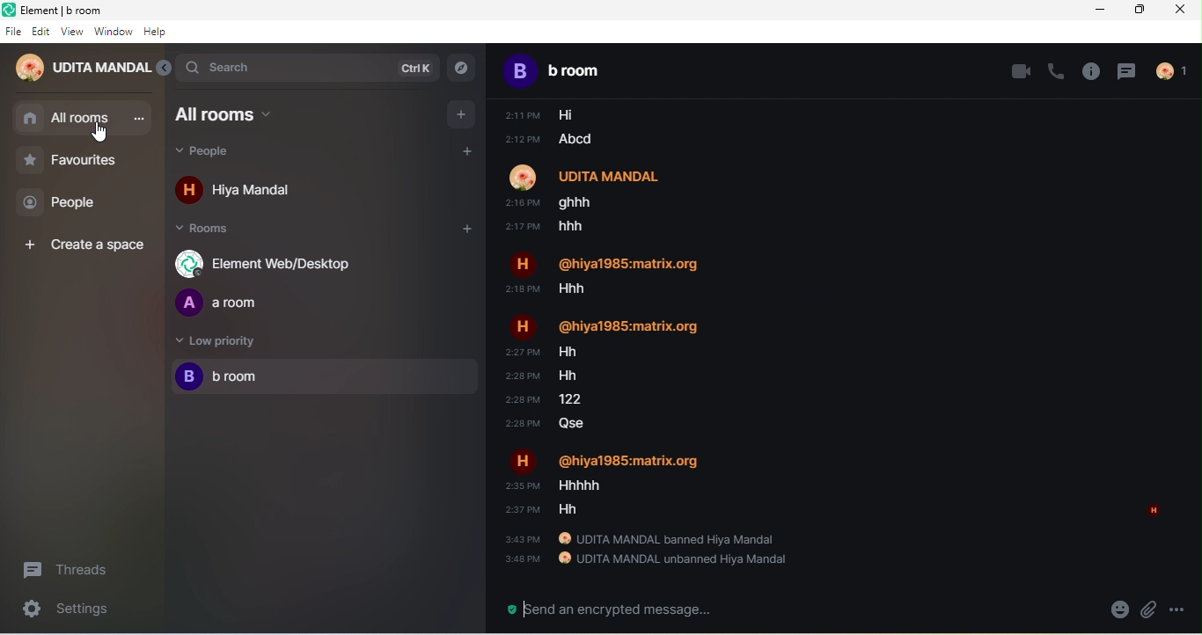 This screenshot has height=635, width=1202. What do you see at coordinates (69, 203) in the screenshot?
I see `people` at bounding box center [69, 203].